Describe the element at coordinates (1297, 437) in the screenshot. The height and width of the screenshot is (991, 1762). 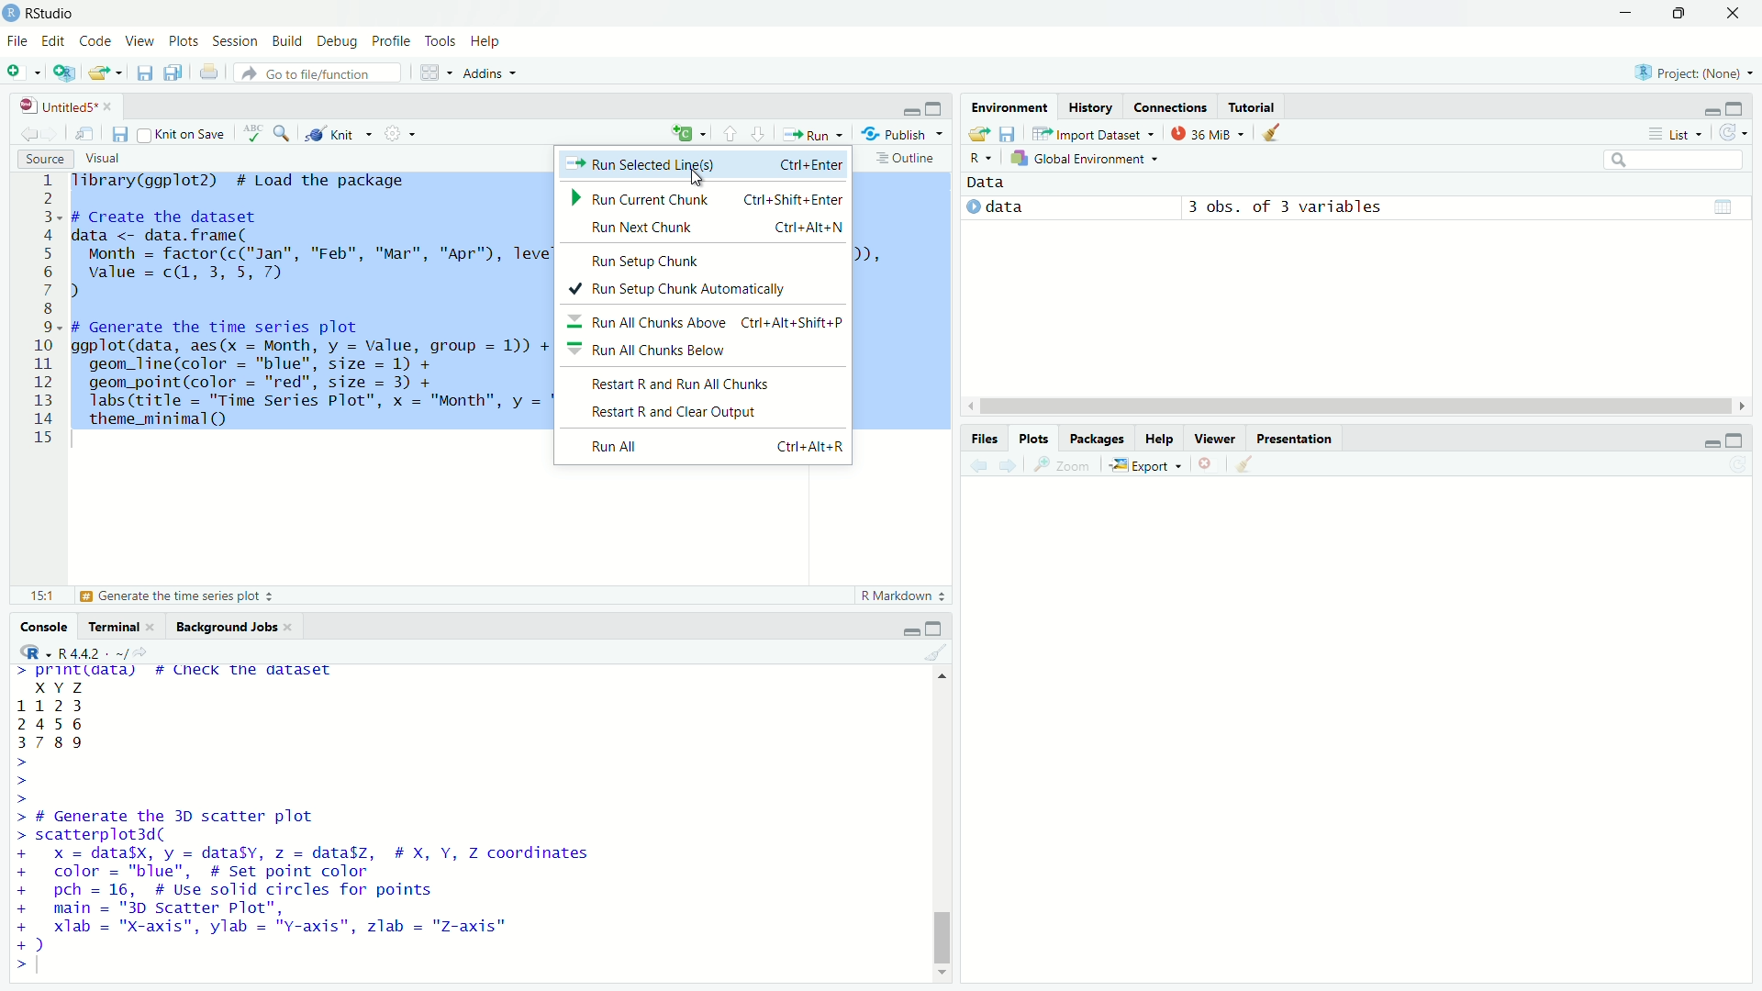
I see `presentations` at that location.